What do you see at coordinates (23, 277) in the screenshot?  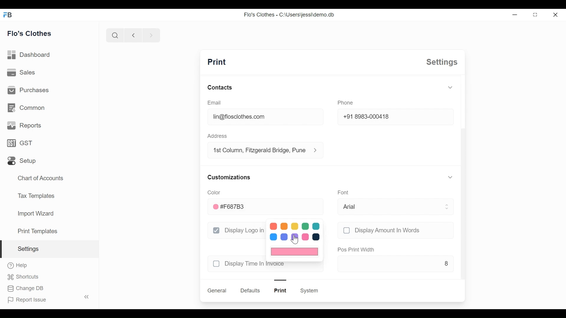 I see `shortcuts` at bounding box center [23, 277].